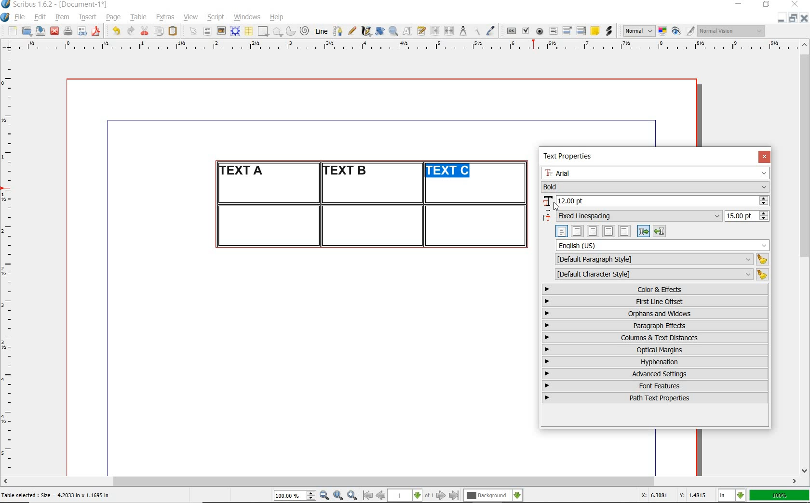 This screenshot has width=810, height=503. What do you see at coordinates (324, 496) in the screenshot?
I see `zoom out` at bounding box center [324, 496].